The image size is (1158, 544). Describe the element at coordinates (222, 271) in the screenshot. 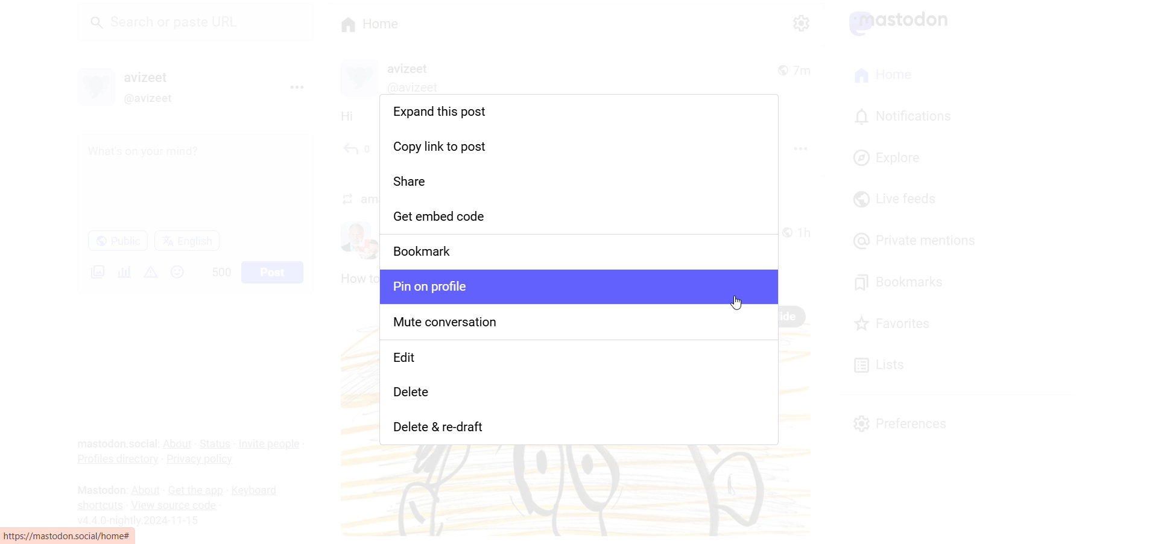

I see `Word Limit` at that location.